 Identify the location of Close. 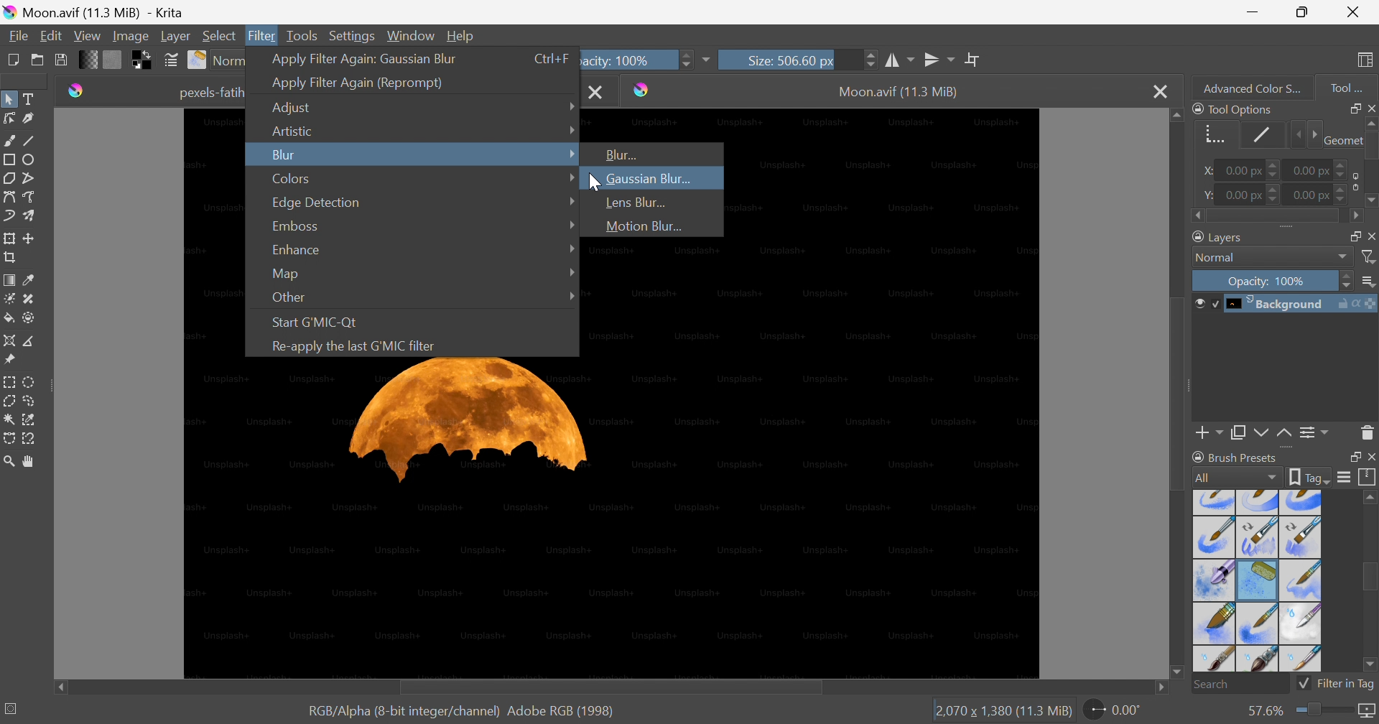
(596, 93).